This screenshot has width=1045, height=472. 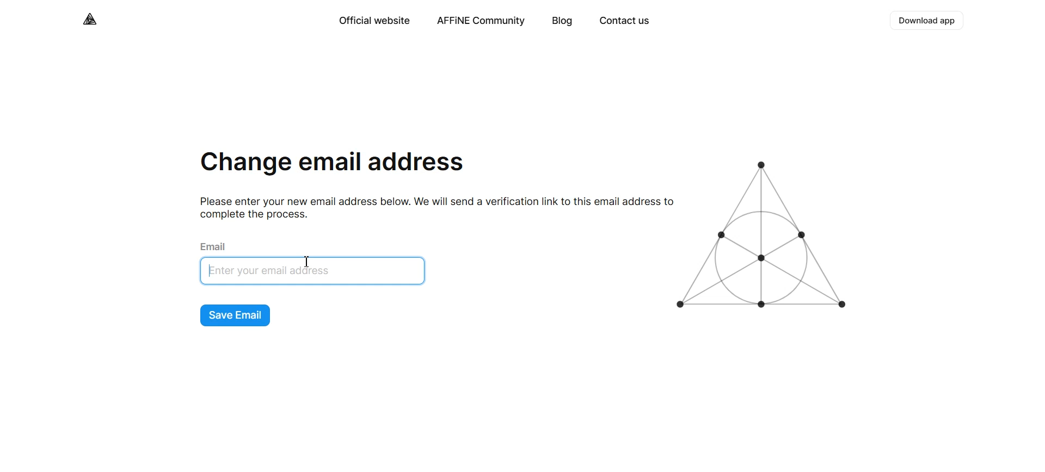 I want to click on Logo, so click(x=765, y=235).